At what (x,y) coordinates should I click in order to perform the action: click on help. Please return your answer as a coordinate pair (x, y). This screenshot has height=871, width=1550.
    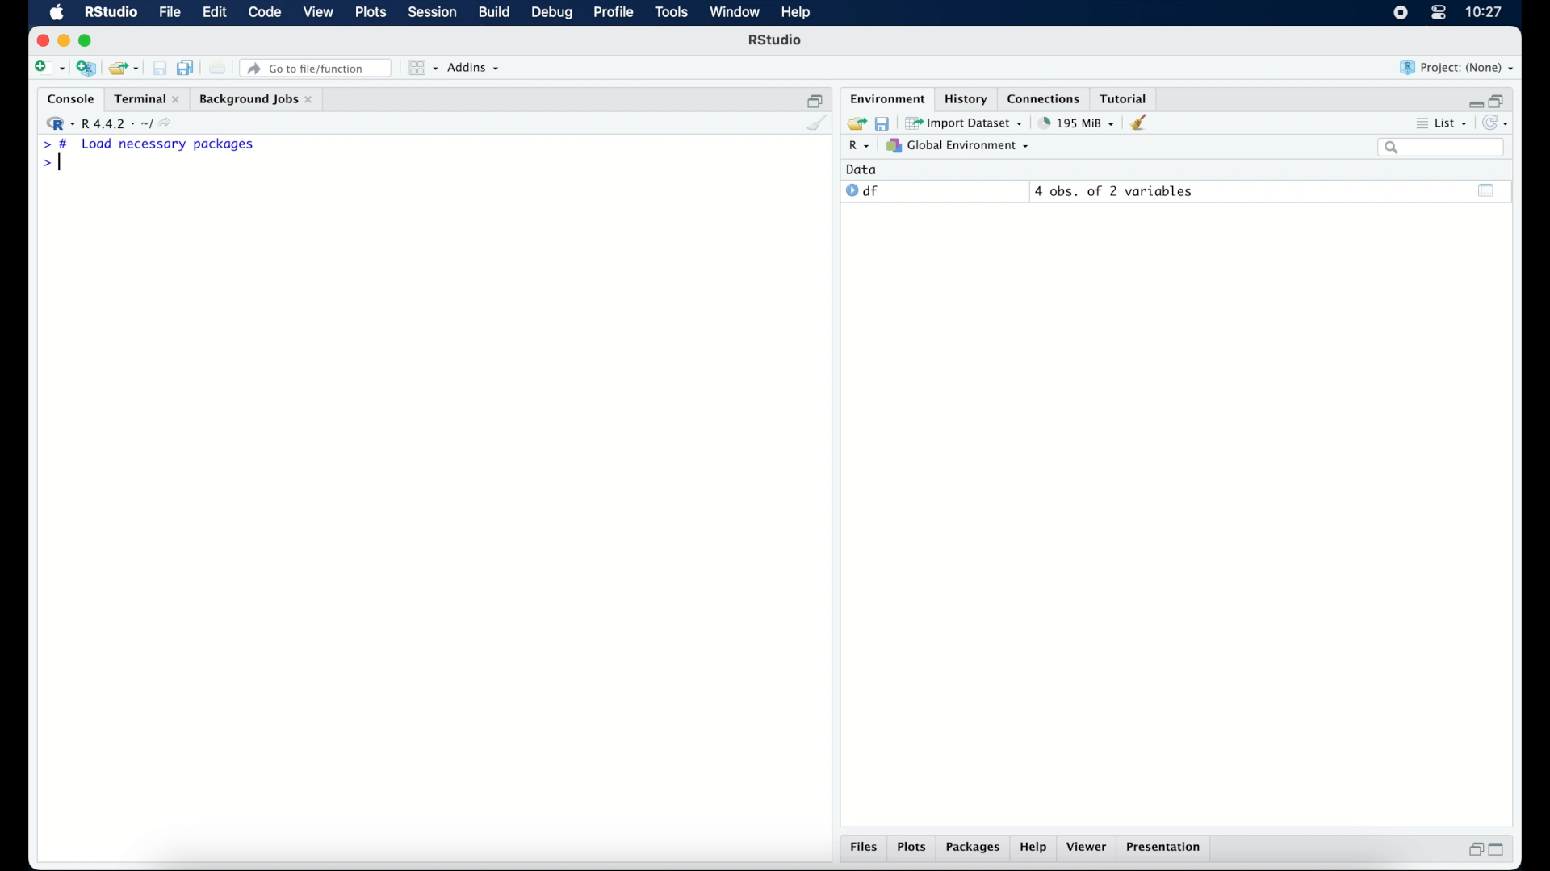
    Looking at the image, I should click on (1033, 849).